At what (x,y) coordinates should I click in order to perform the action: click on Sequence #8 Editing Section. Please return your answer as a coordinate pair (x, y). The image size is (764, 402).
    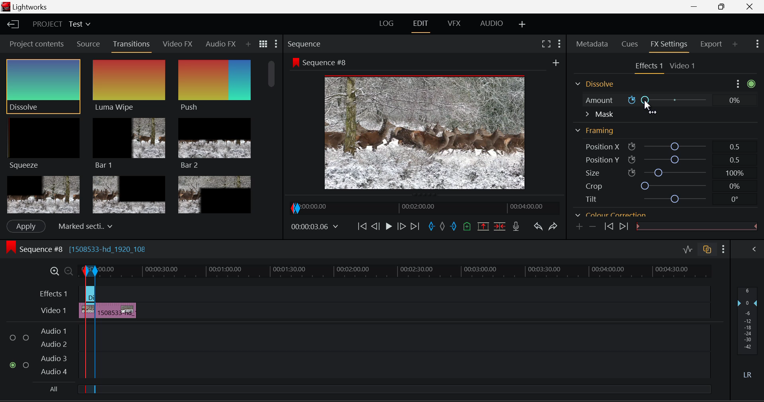
    Looking at the image, I should click on (100, 250).